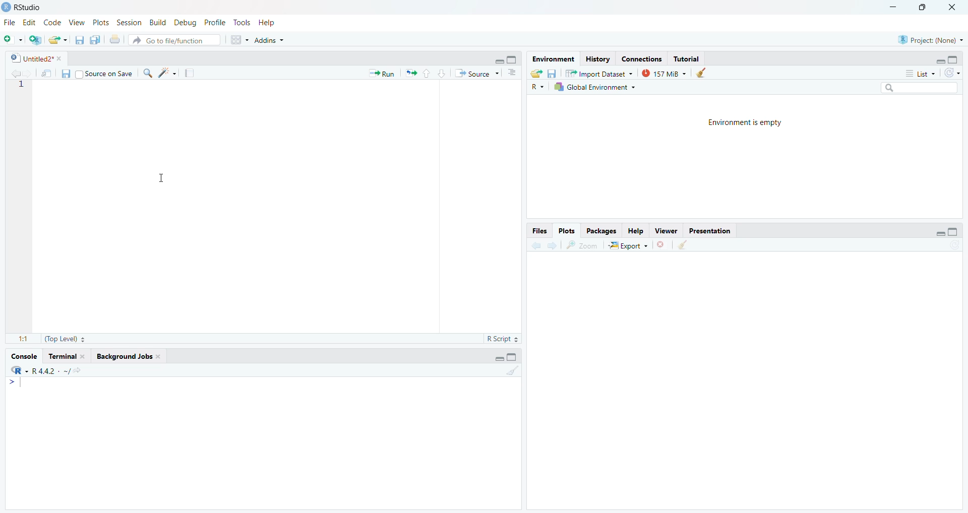 Image resolution: width=968 pixels, height=513 pixels. I want to click on minimize, so click(499, 61).